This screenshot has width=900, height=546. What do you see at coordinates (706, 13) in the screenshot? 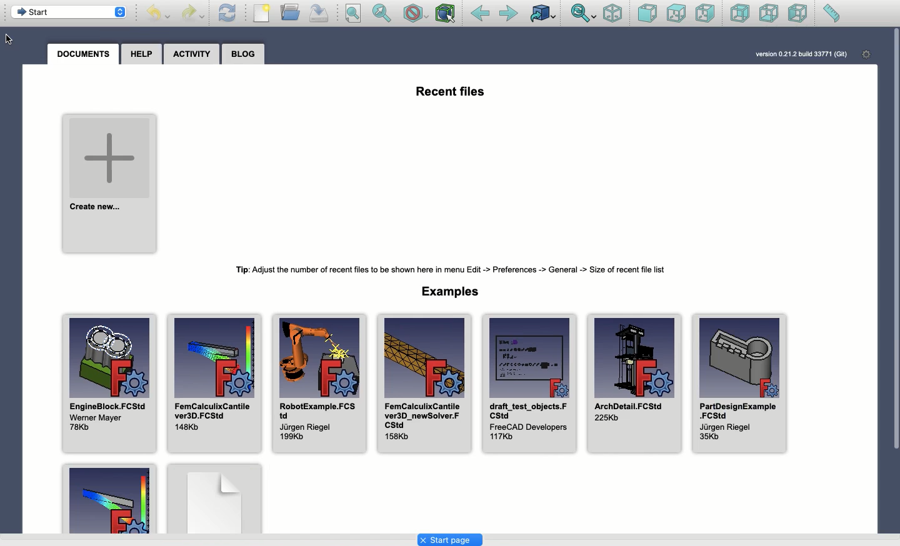
I see `Right` at bounding box center [706, 13].